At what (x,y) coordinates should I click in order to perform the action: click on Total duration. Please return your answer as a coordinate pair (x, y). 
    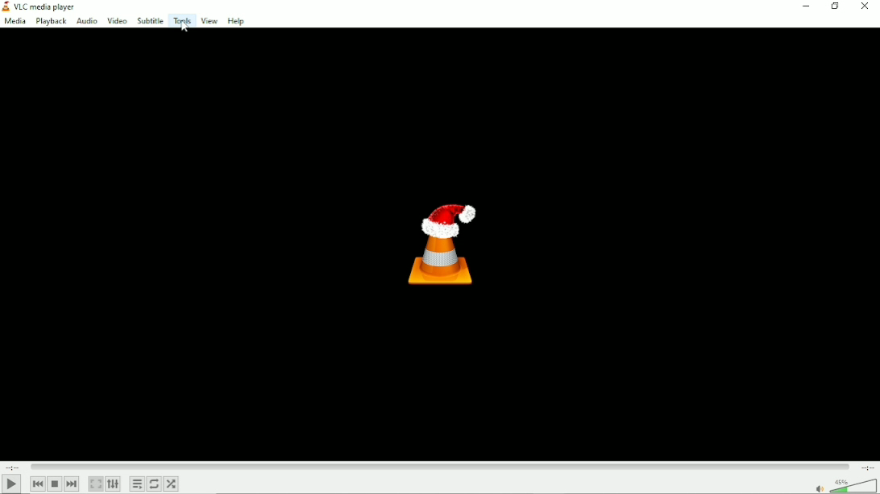
    Looking at the image, I should click on (868, 467).